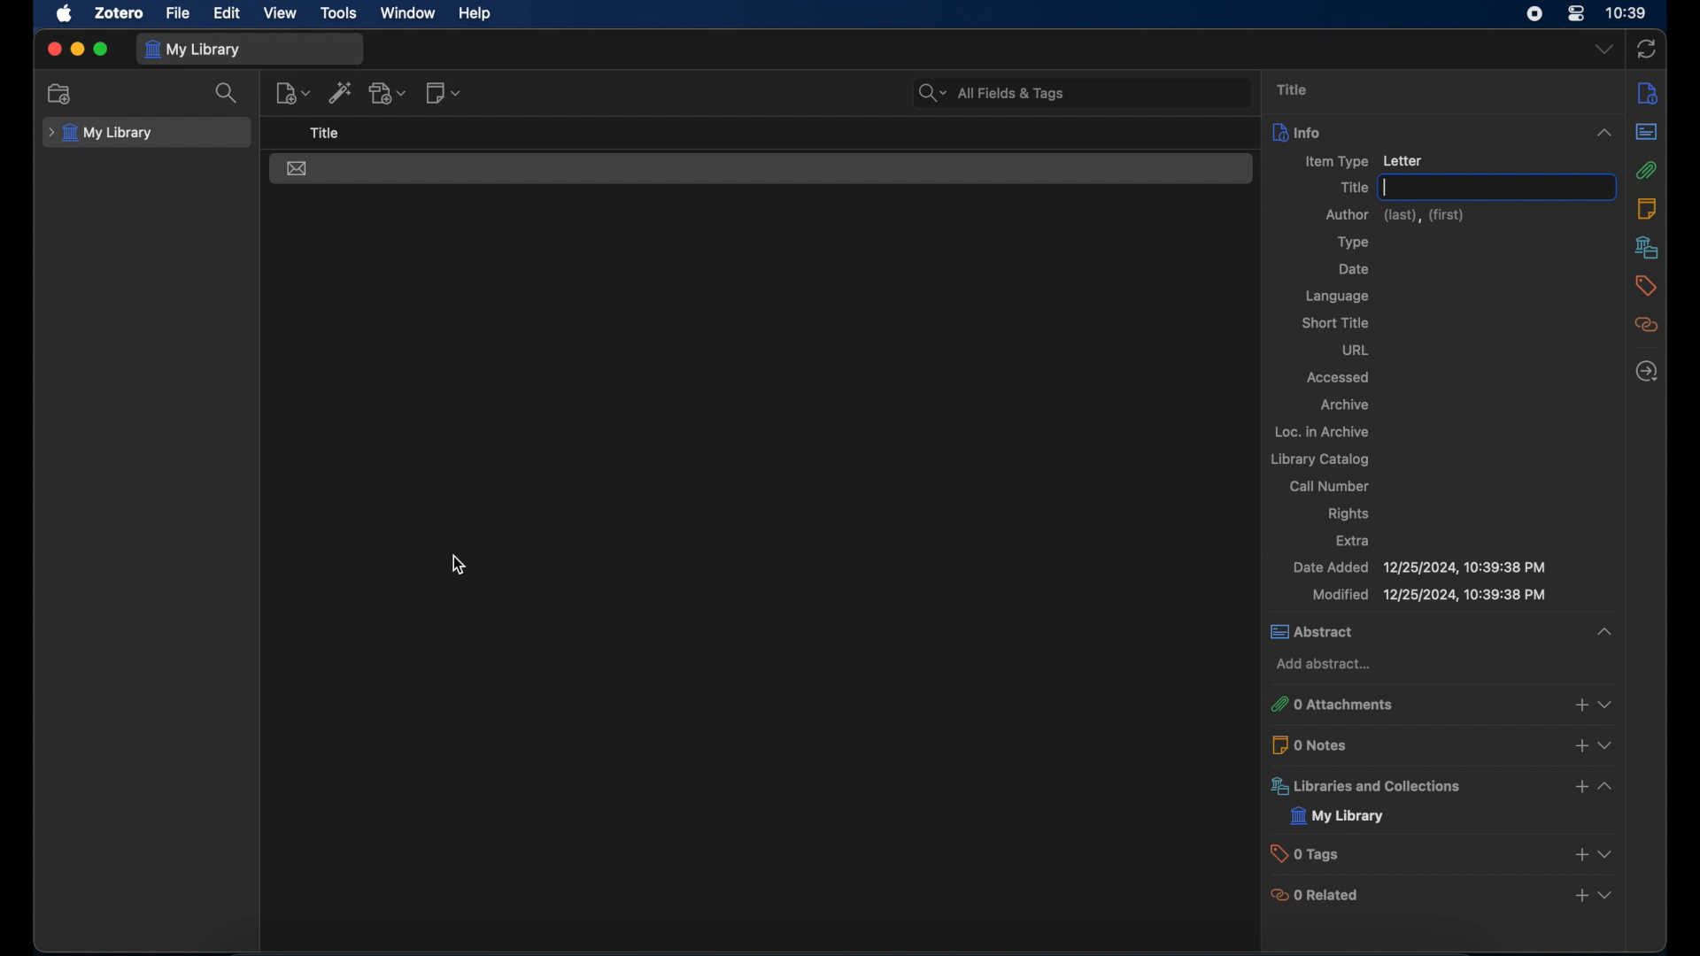 This screenshot has width=1700, height=956. I want to click on notes, so click(1647, 208).